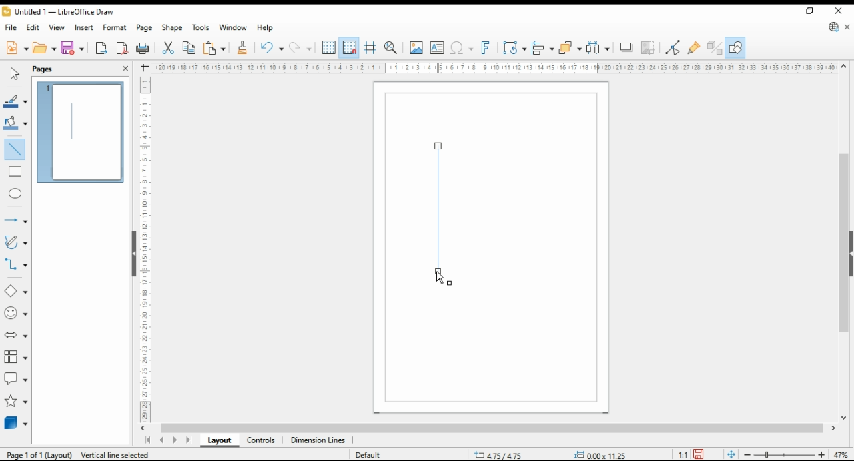  Describe the element at coordinates (13, 74) in the screenshot. I see `select` at that location.